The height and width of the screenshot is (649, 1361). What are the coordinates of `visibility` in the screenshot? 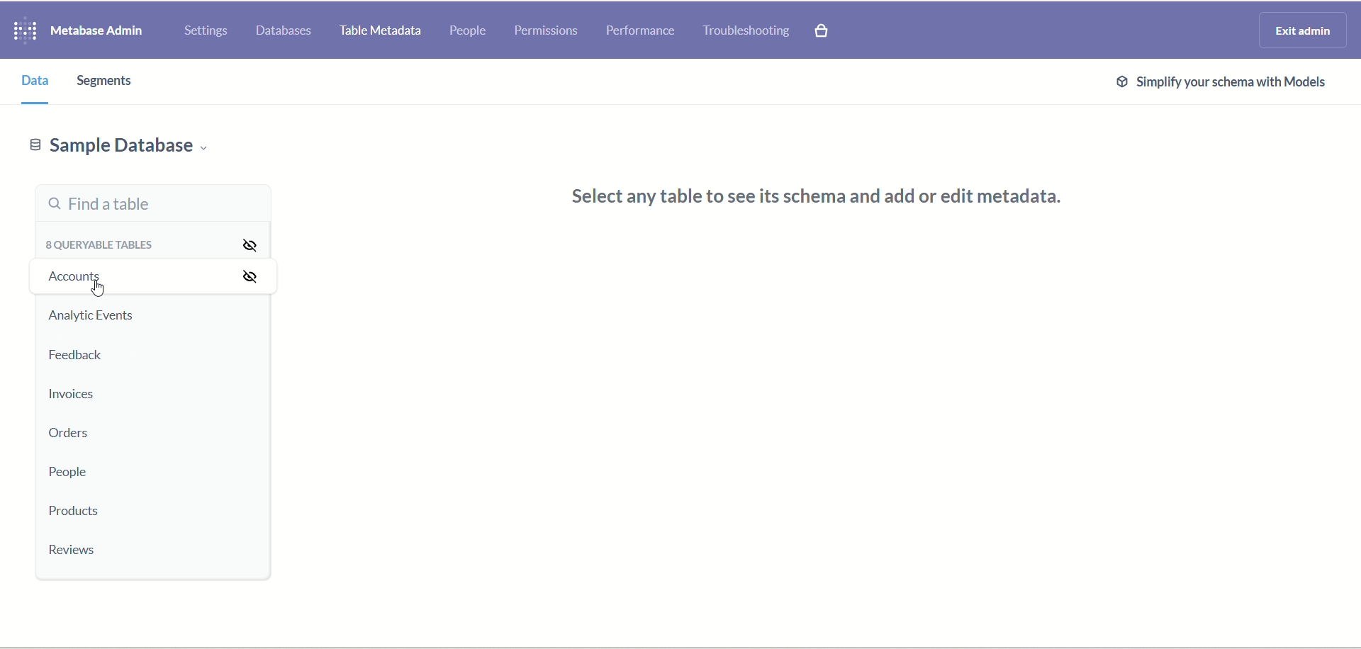 It's located at (252, 278).